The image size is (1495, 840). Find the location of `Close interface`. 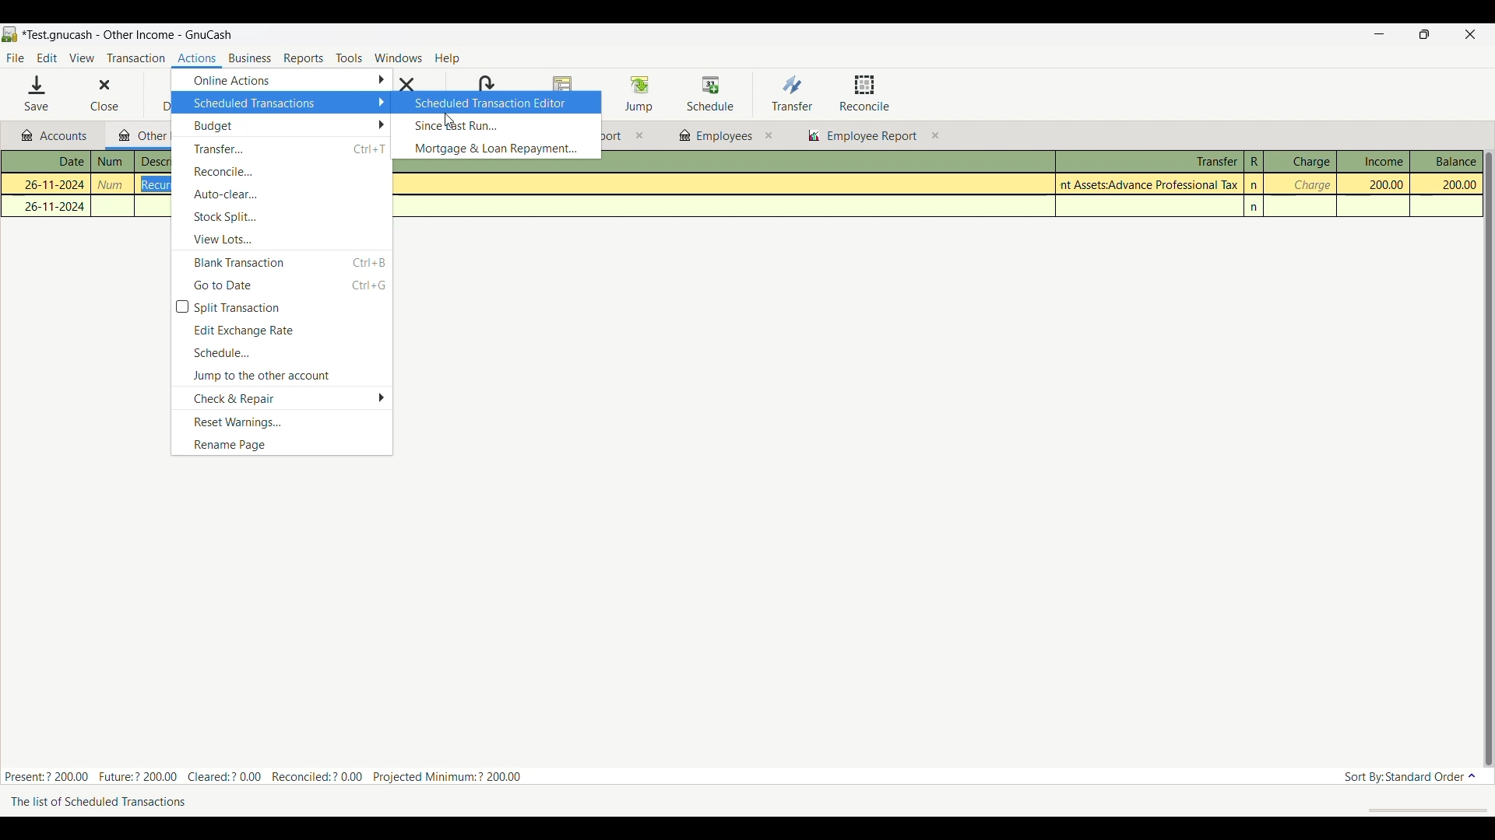

Close interface is located at coordinates (1468, 36).